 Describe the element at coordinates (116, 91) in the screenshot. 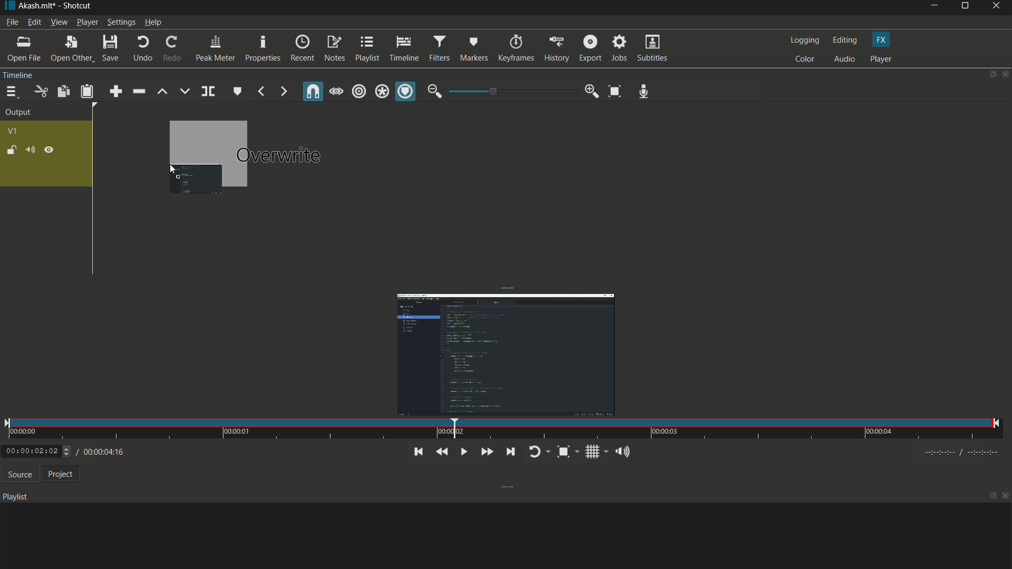

I see `append` at that location.